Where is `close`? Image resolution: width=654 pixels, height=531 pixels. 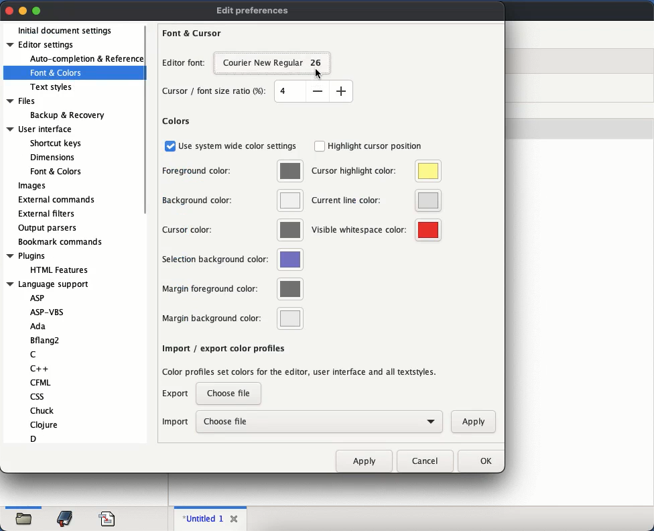
close is located at coordinates (237, 519).